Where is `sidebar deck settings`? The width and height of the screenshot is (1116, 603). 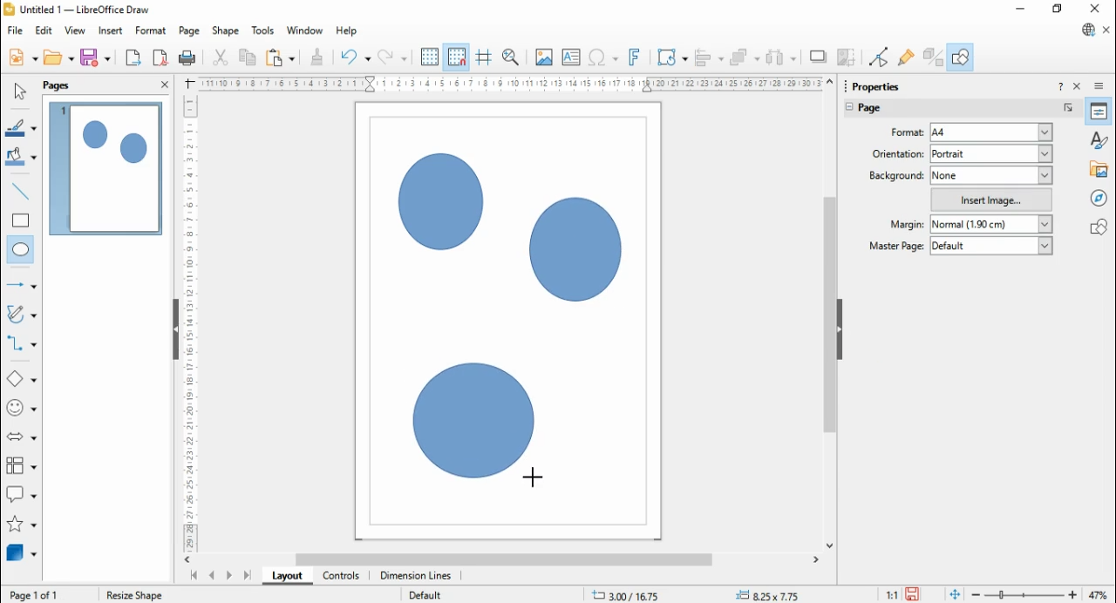
sidebar deck settings is located at coordinates (1100, 86).